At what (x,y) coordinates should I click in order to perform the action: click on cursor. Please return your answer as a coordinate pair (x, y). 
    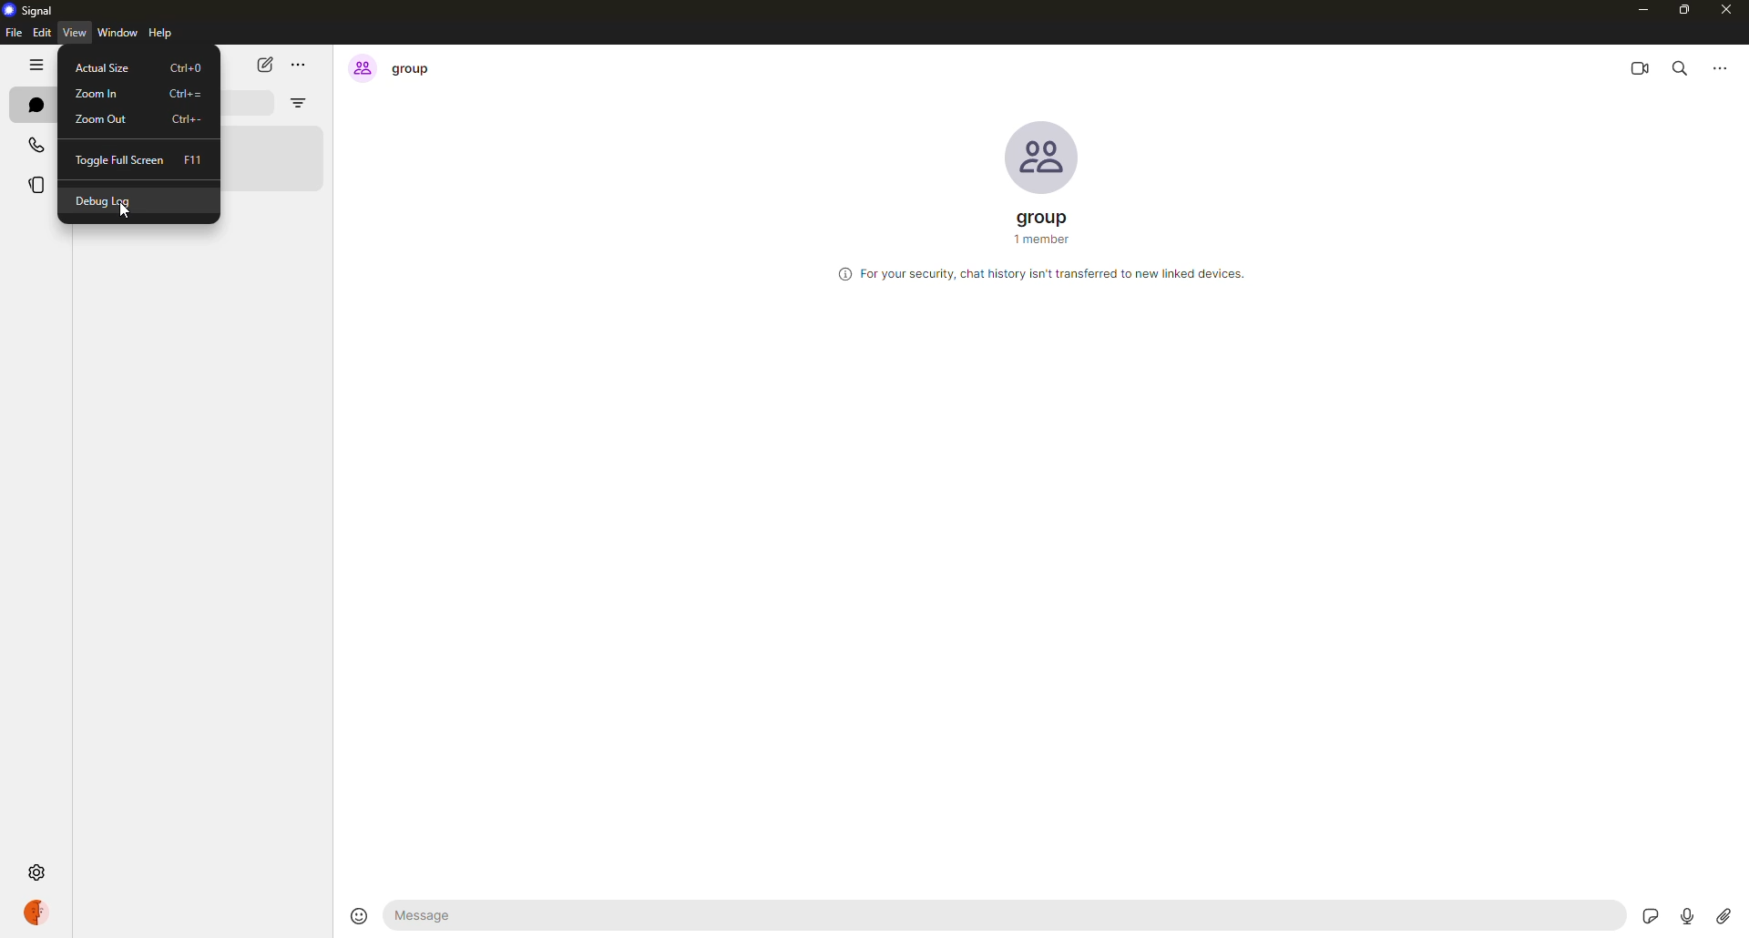
    Looking at the image, I should click on (124, 214).